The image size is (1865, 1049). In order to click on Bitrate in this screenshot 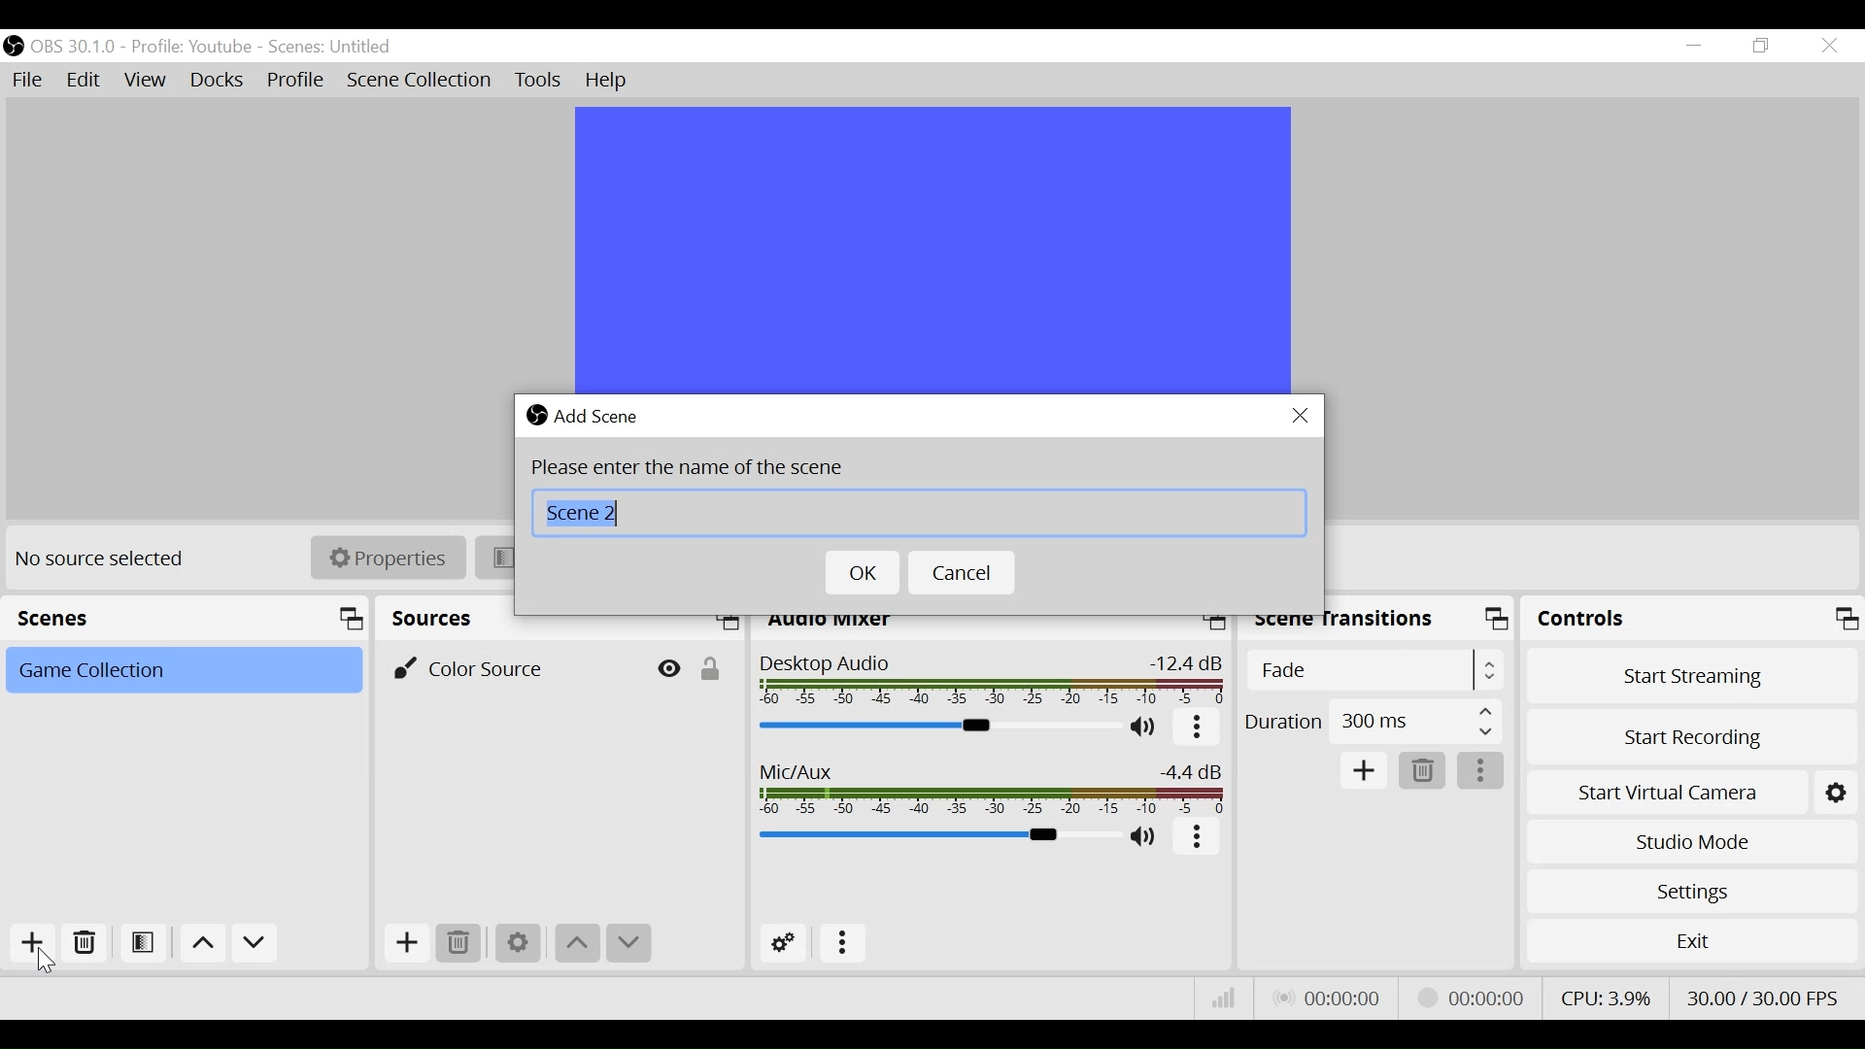, I will do `click(1222, 997)`.